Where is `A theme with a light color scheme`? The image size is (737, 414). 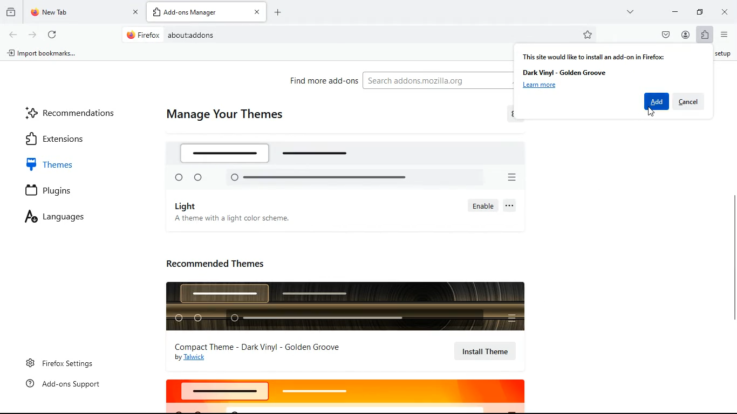 A theme with a light color scheme is located at coordinates (231, 218).